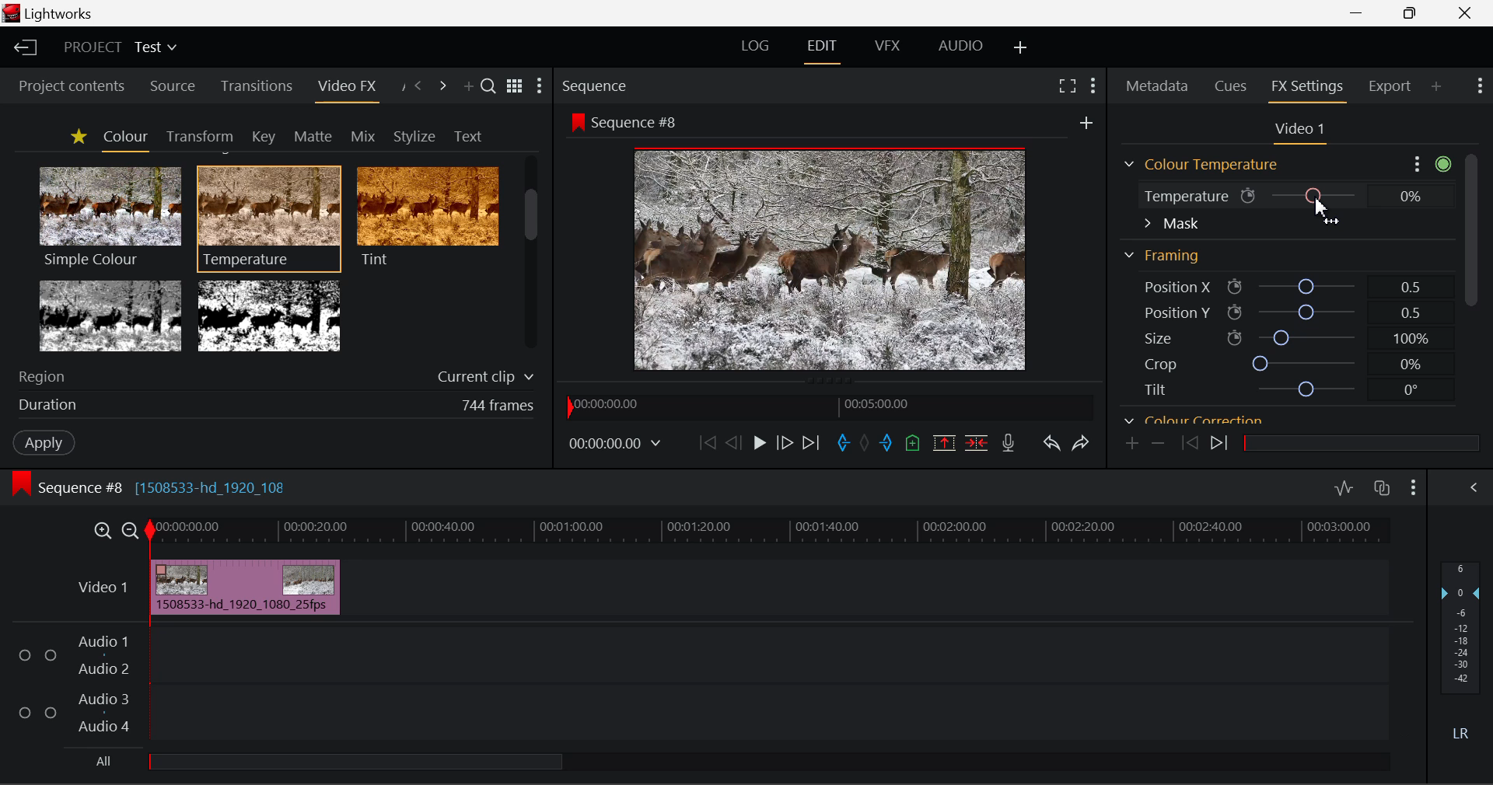  Describe the element at coordinates (111, 315) in the screenshot. I see `Tri-tone` at that location.